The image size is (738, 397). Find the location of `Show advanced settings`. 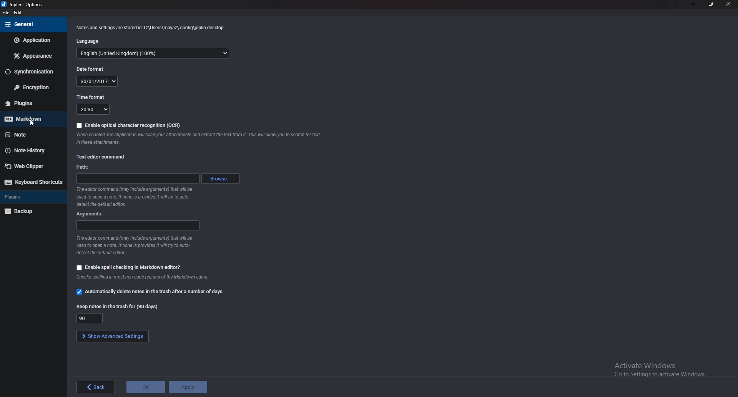

Show advanced settings is located at coordinates (113, 337).